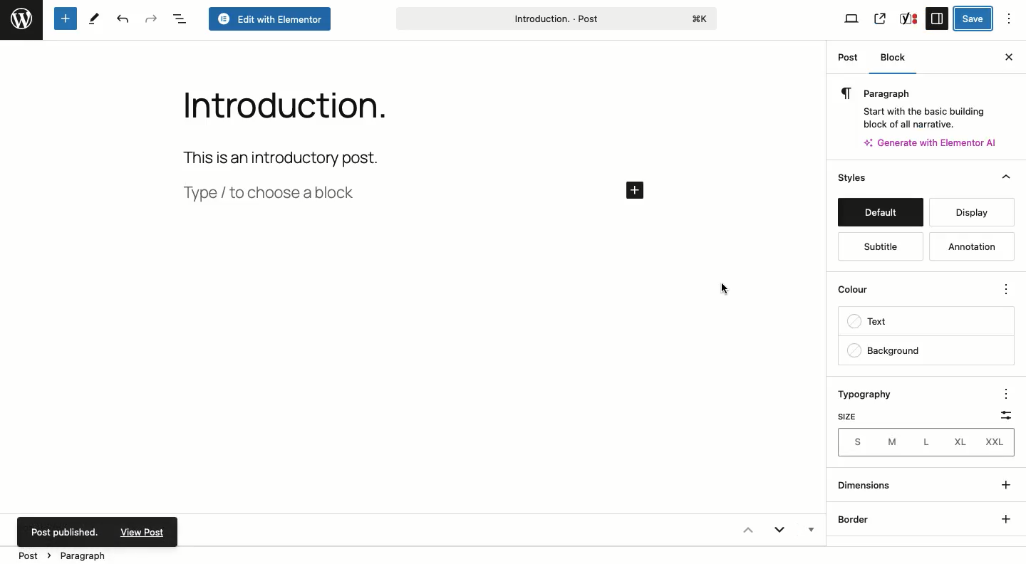  Describe the element at coordinates (974, 19) in the screenshot. I see `Save` at that location.